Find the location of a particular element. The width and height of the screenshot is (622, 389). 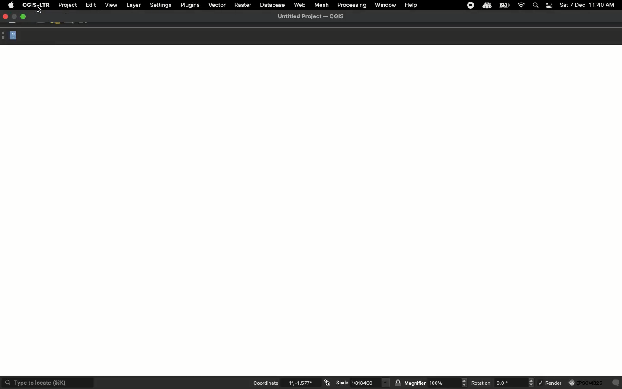

Cursor is located at coordinates (38, 12).